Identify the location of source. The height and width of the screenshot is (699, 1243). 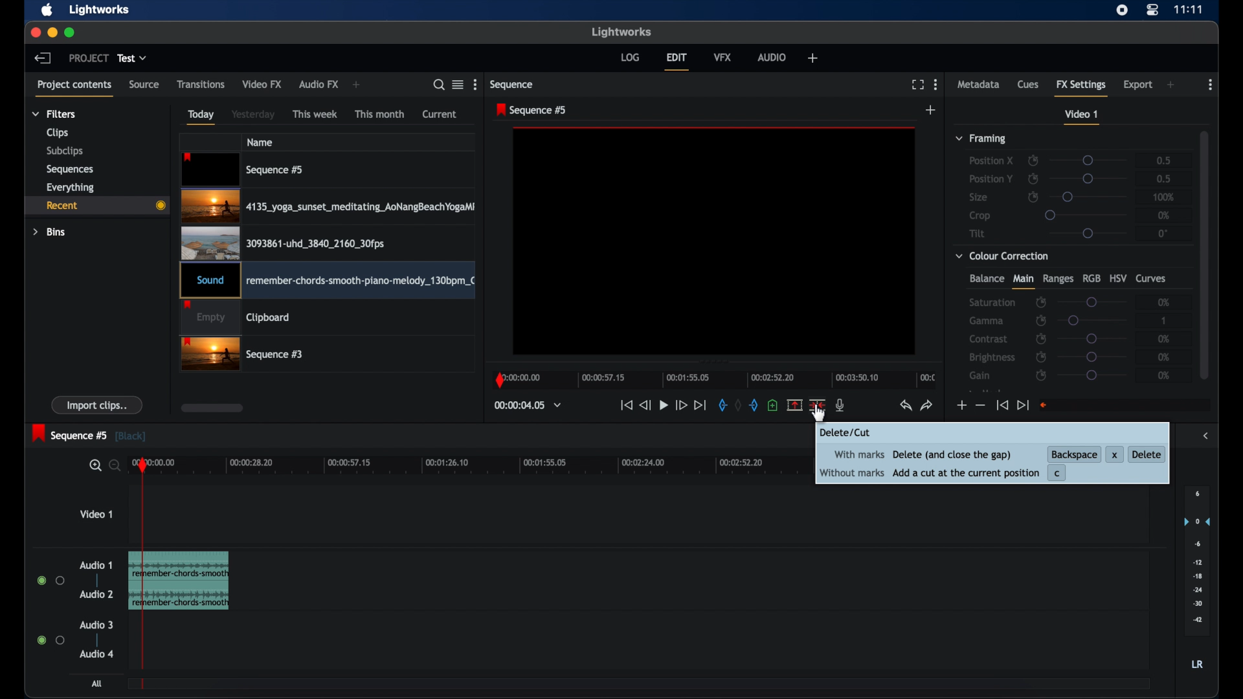
(144, 85).